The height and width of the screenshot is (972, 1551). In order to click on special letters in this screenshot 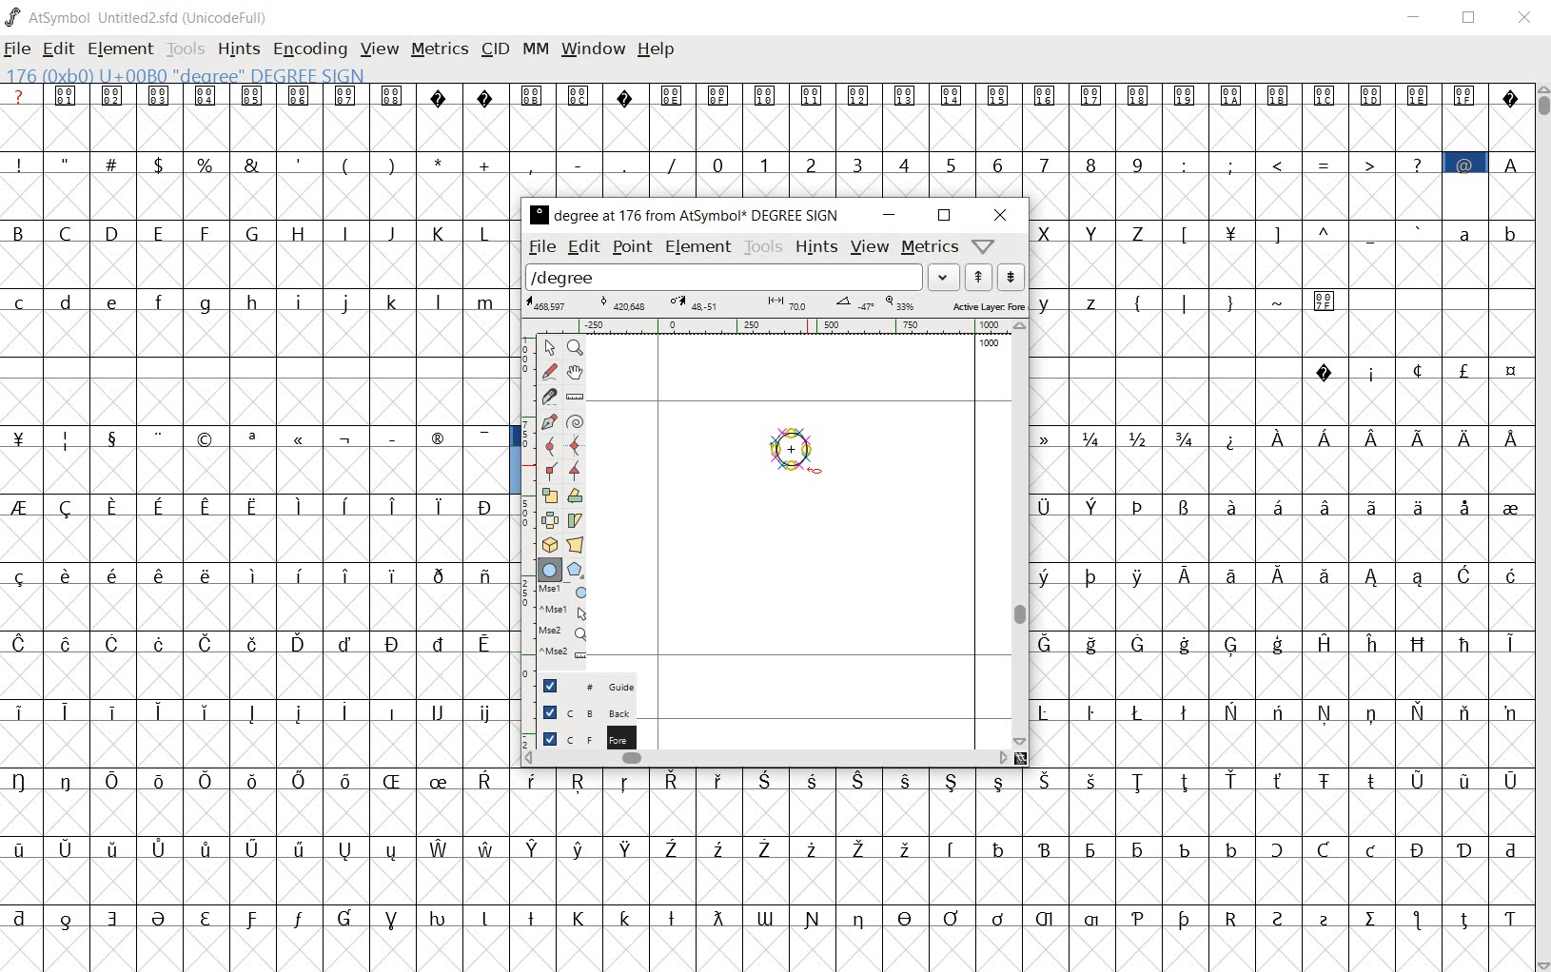, I will do `click(1281, 504)`.